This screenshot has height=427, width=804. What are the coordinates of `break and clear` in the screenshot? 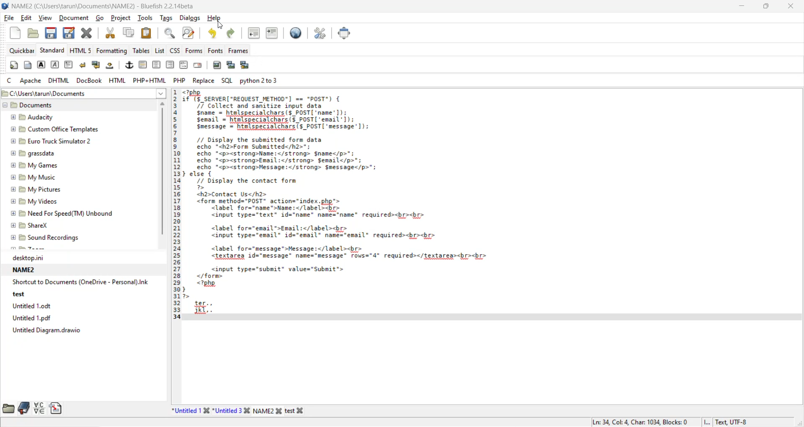 It's located at (97, 65).